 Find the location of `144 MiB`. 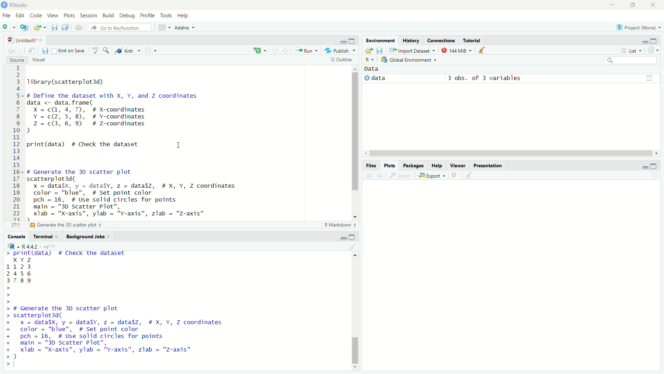

144 MiB is located at coordinates (456, 50).